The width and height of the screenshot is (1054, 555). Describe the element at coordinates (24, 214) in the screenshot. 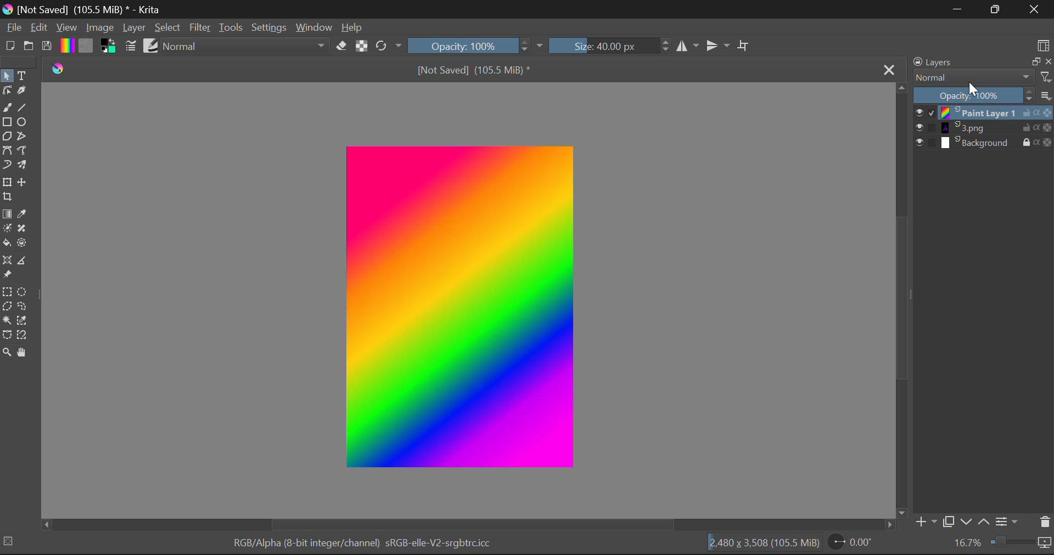

I see `Eyedropper` at that location.